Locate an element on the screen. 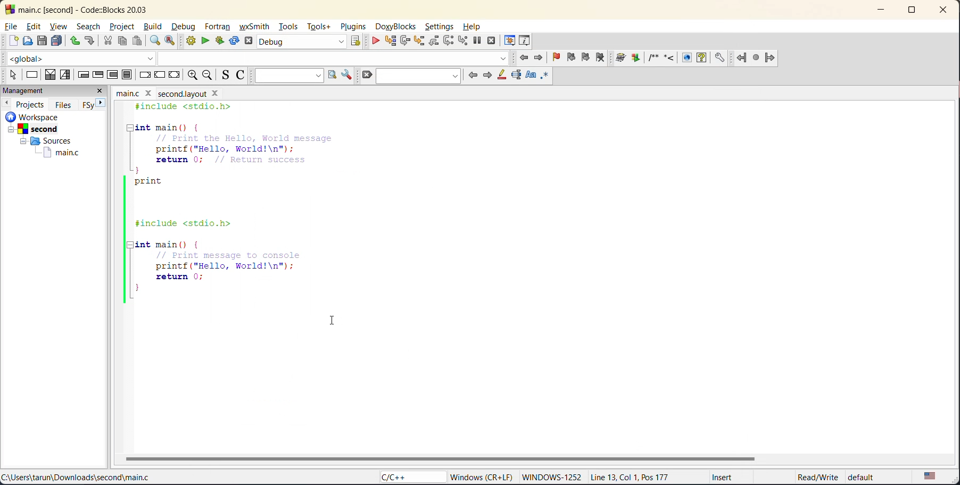  clear bookmark is located at coordinates (605, 58).